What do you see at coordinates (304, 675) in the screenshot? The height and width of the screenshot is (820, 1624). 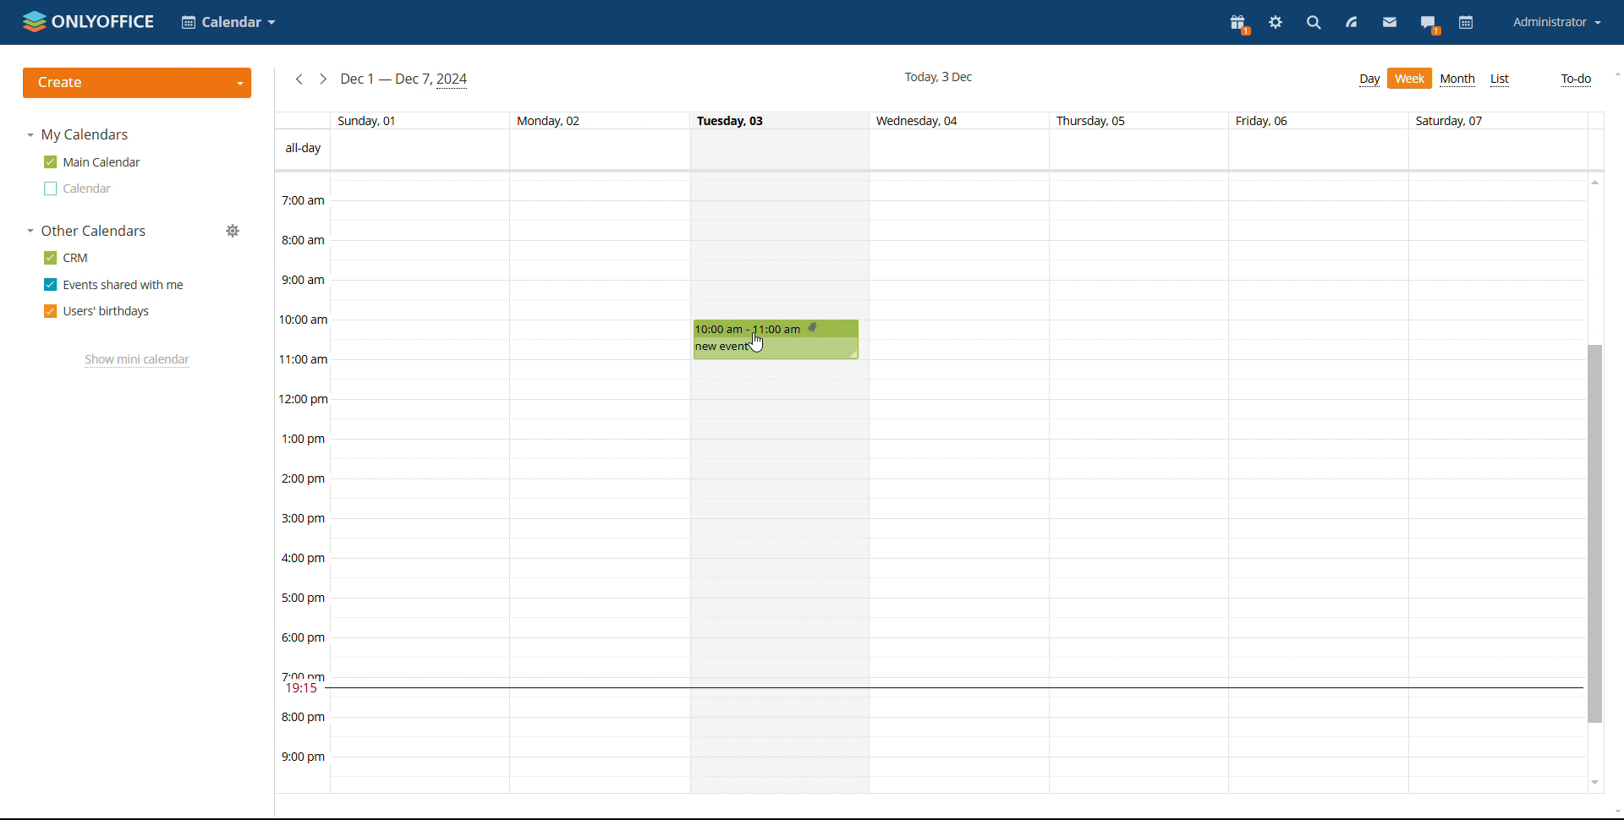 I see `7:00 pm` at bounding box center [304, 675].